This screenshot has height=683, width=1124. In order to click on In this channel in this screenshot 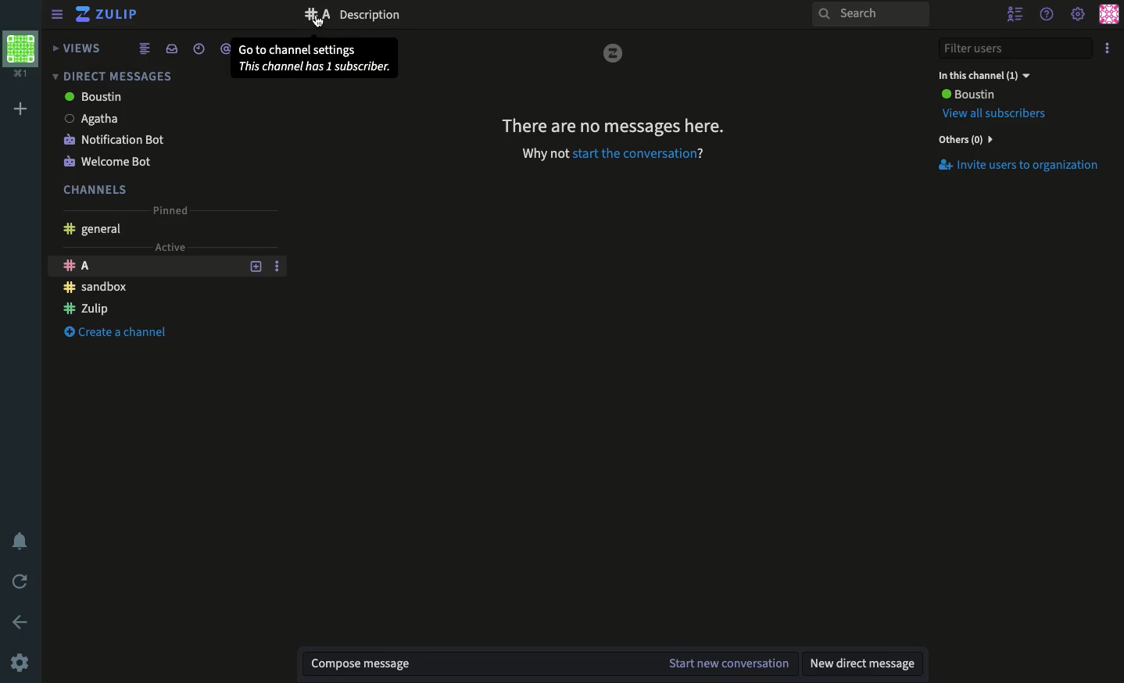, I will do `click(983, 75)`.